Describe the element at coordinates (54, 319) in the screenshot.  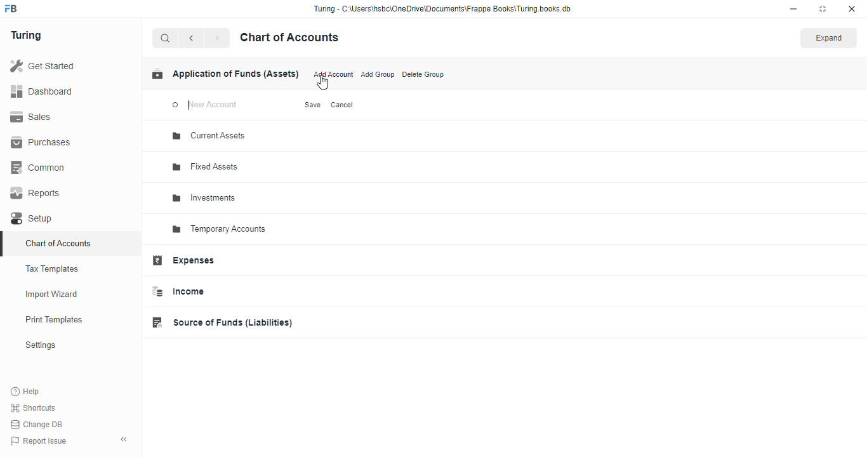
I see `print templates` at that location.